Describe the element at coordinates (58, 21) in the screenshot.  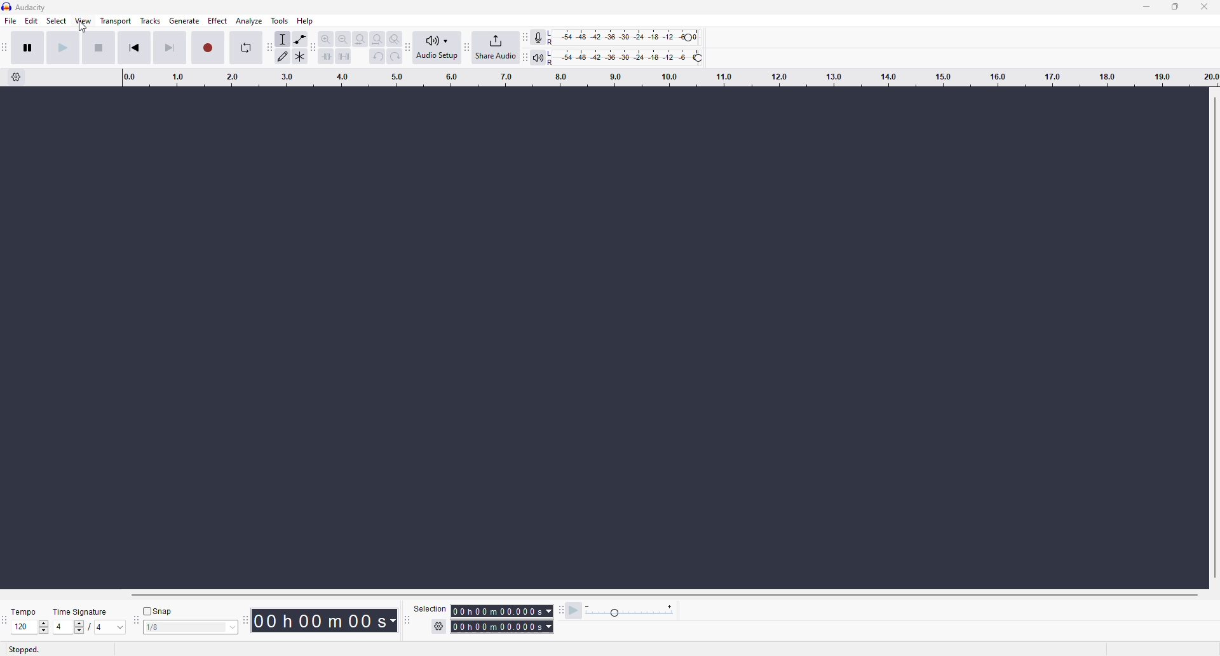
I see `select` at that location.